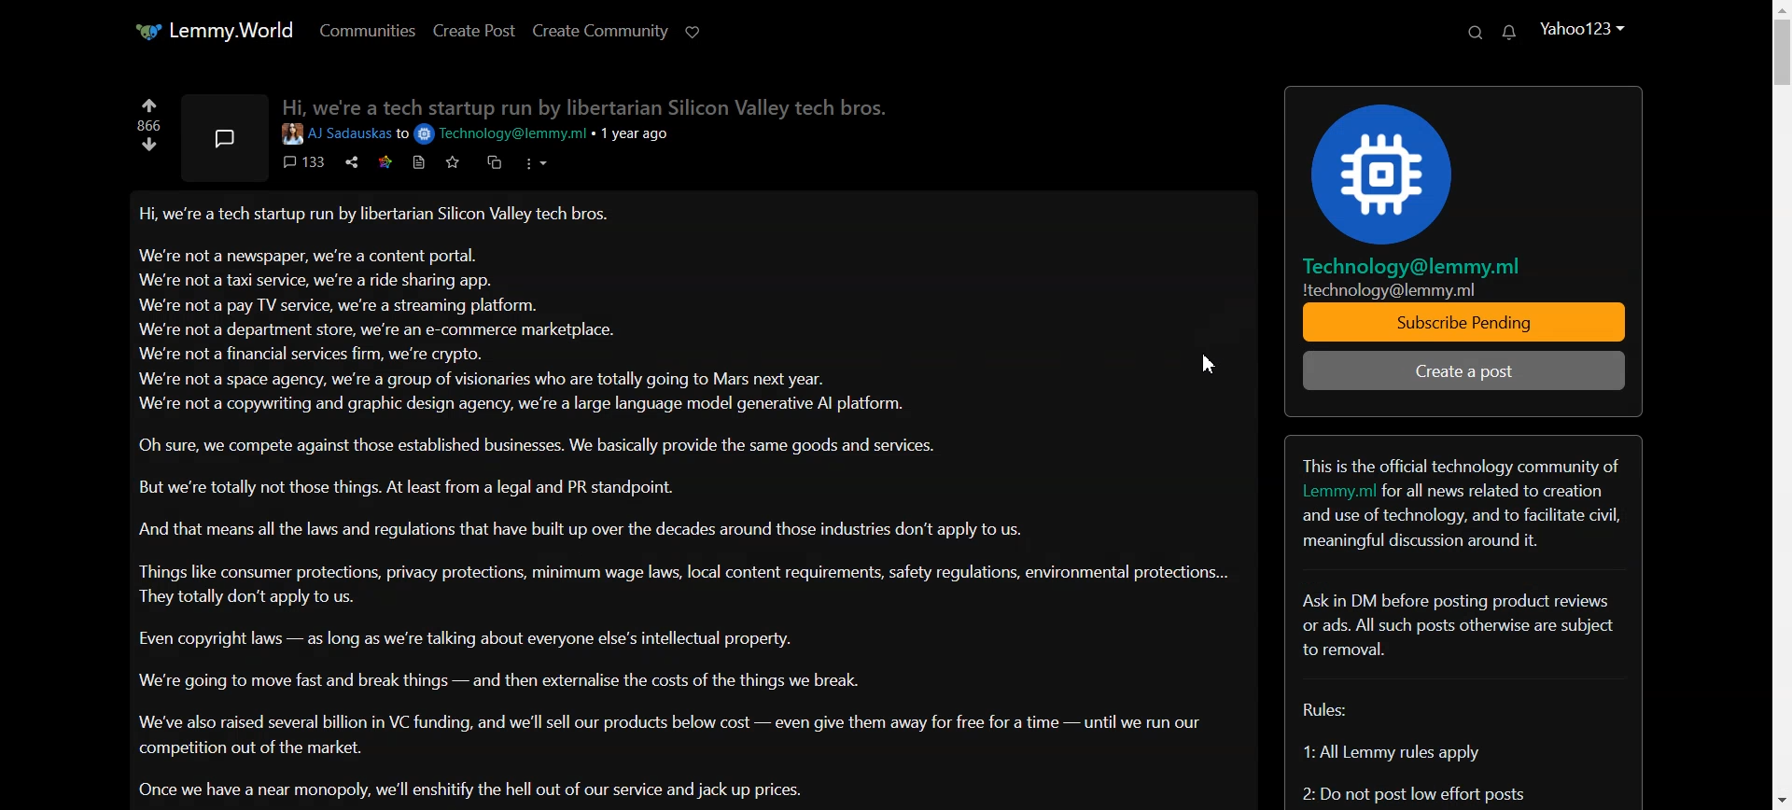 The width and height of the screenshot is (1792, 810). I want to click on Support limmy, so click(693, 30).